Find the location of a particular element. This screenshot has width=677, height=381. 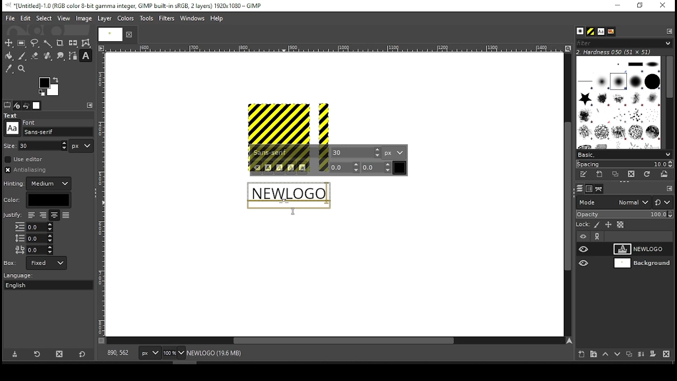

indentation of first line is located at coordinates (34, 227).